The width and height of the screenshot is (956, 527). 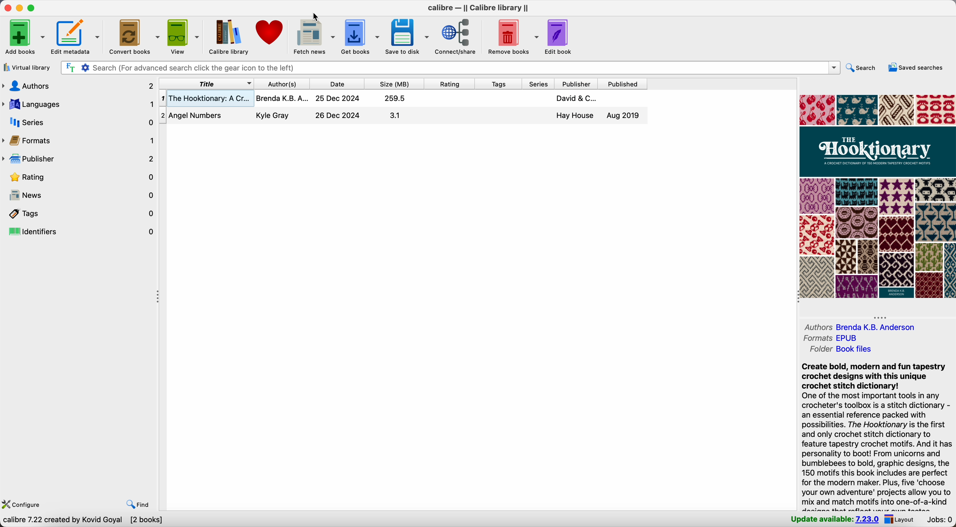 What do you see at coordinates (939, 520) in the screenshot?
I see `jobs: 0` at bounding box center [939, 520].